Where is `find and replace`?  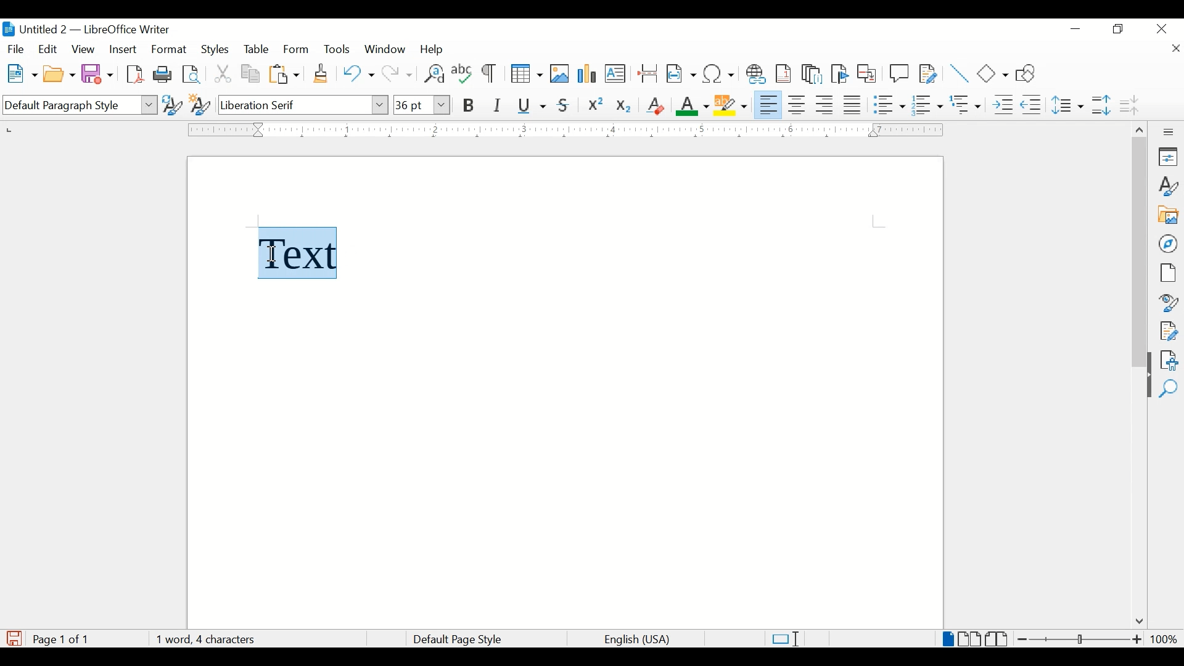
find and replace is located at coordinates (433, 73).